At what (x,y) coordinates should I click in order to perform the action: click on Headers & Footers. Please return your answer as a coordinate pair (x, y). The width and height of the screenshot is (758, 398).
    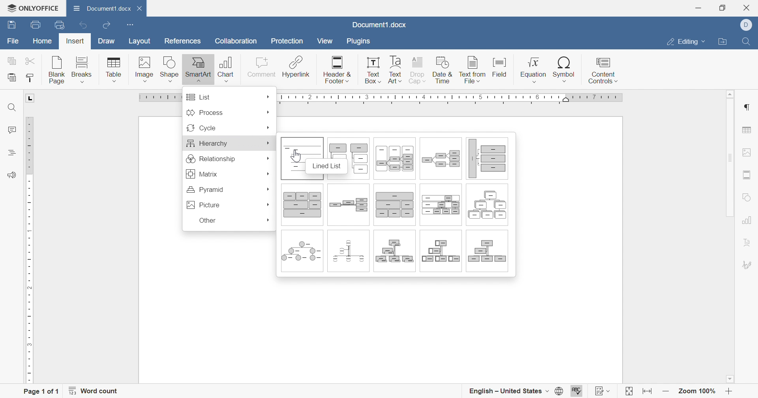
    Looking at the image, I should click on (747, 175).